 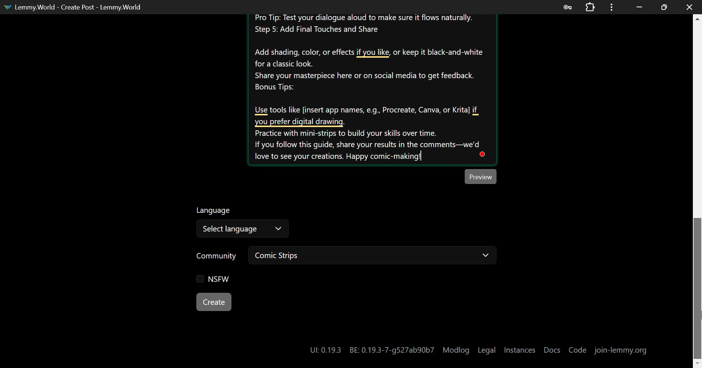 What do you see at coordinates (488, 350) in the screenshot?
I see `Legal` at bounding box center [488, 350].